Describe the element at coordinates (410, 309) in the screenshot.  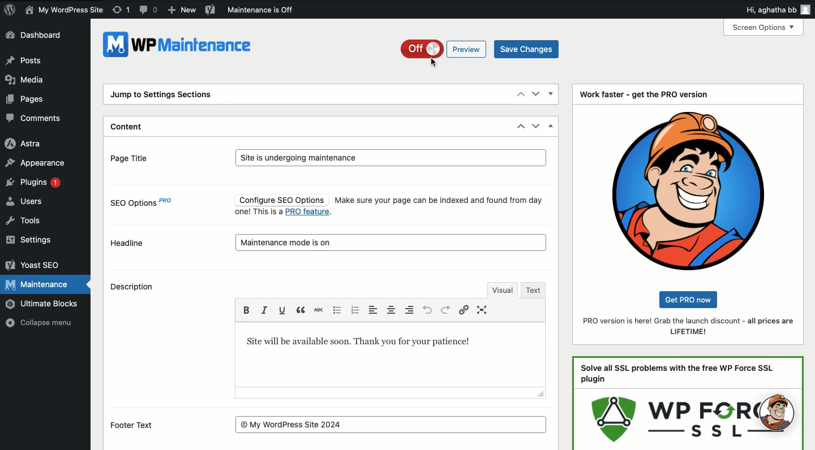
I see `Left aligned` at that location.